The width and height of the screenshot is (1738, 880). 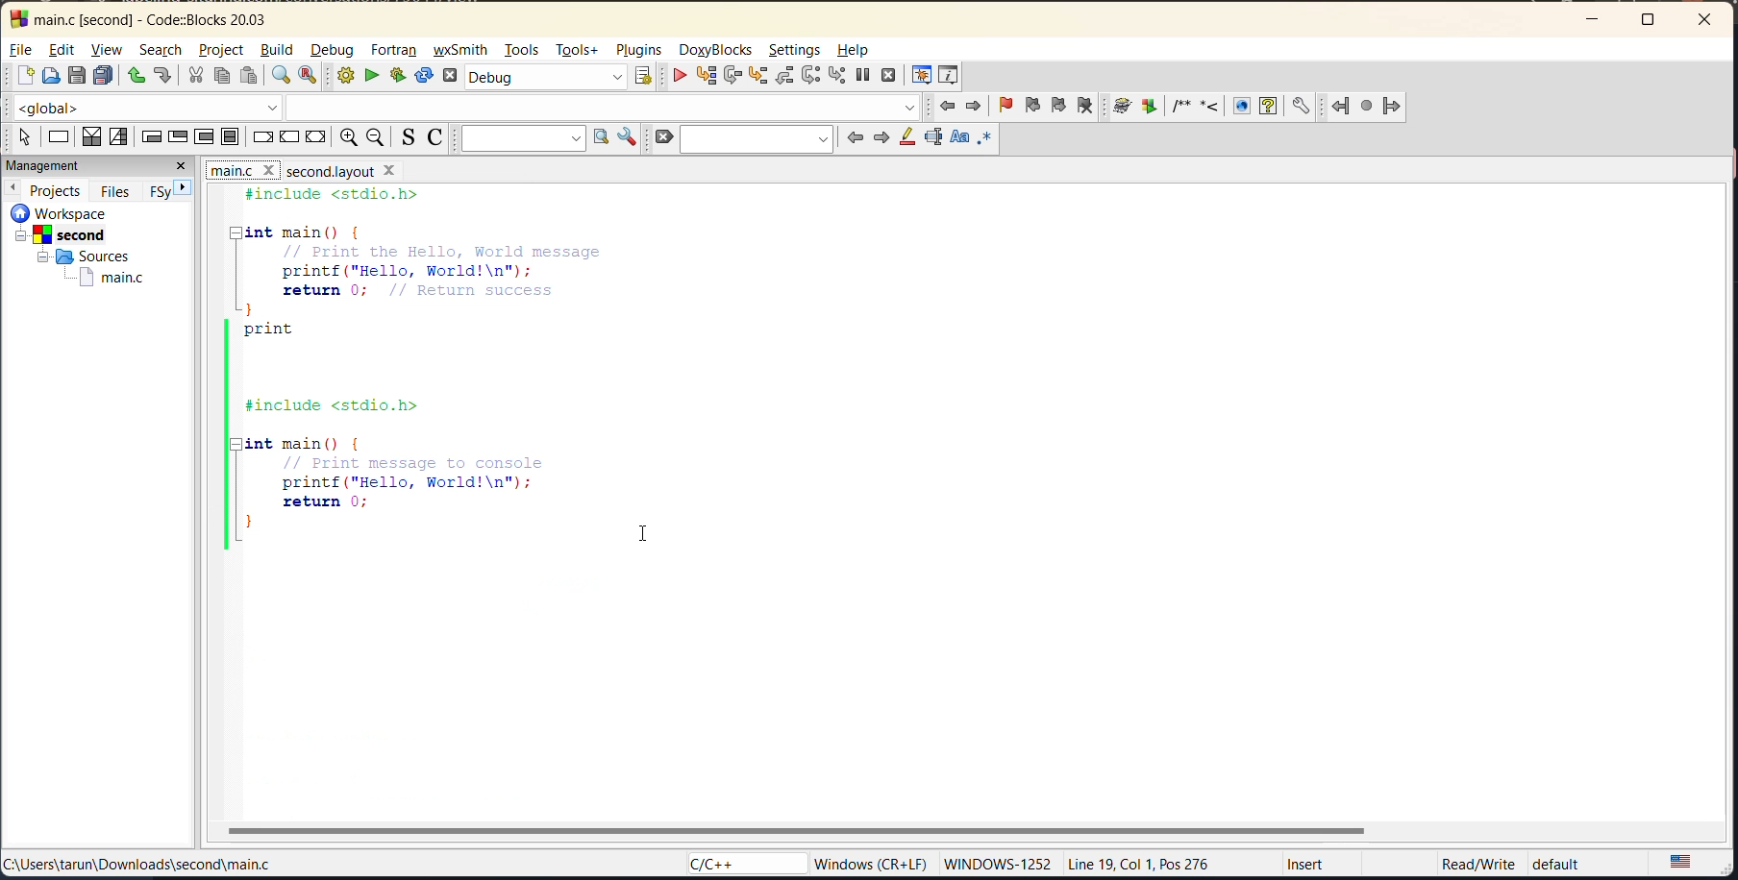 I want to click on fortran, so click(x=398, y=50).